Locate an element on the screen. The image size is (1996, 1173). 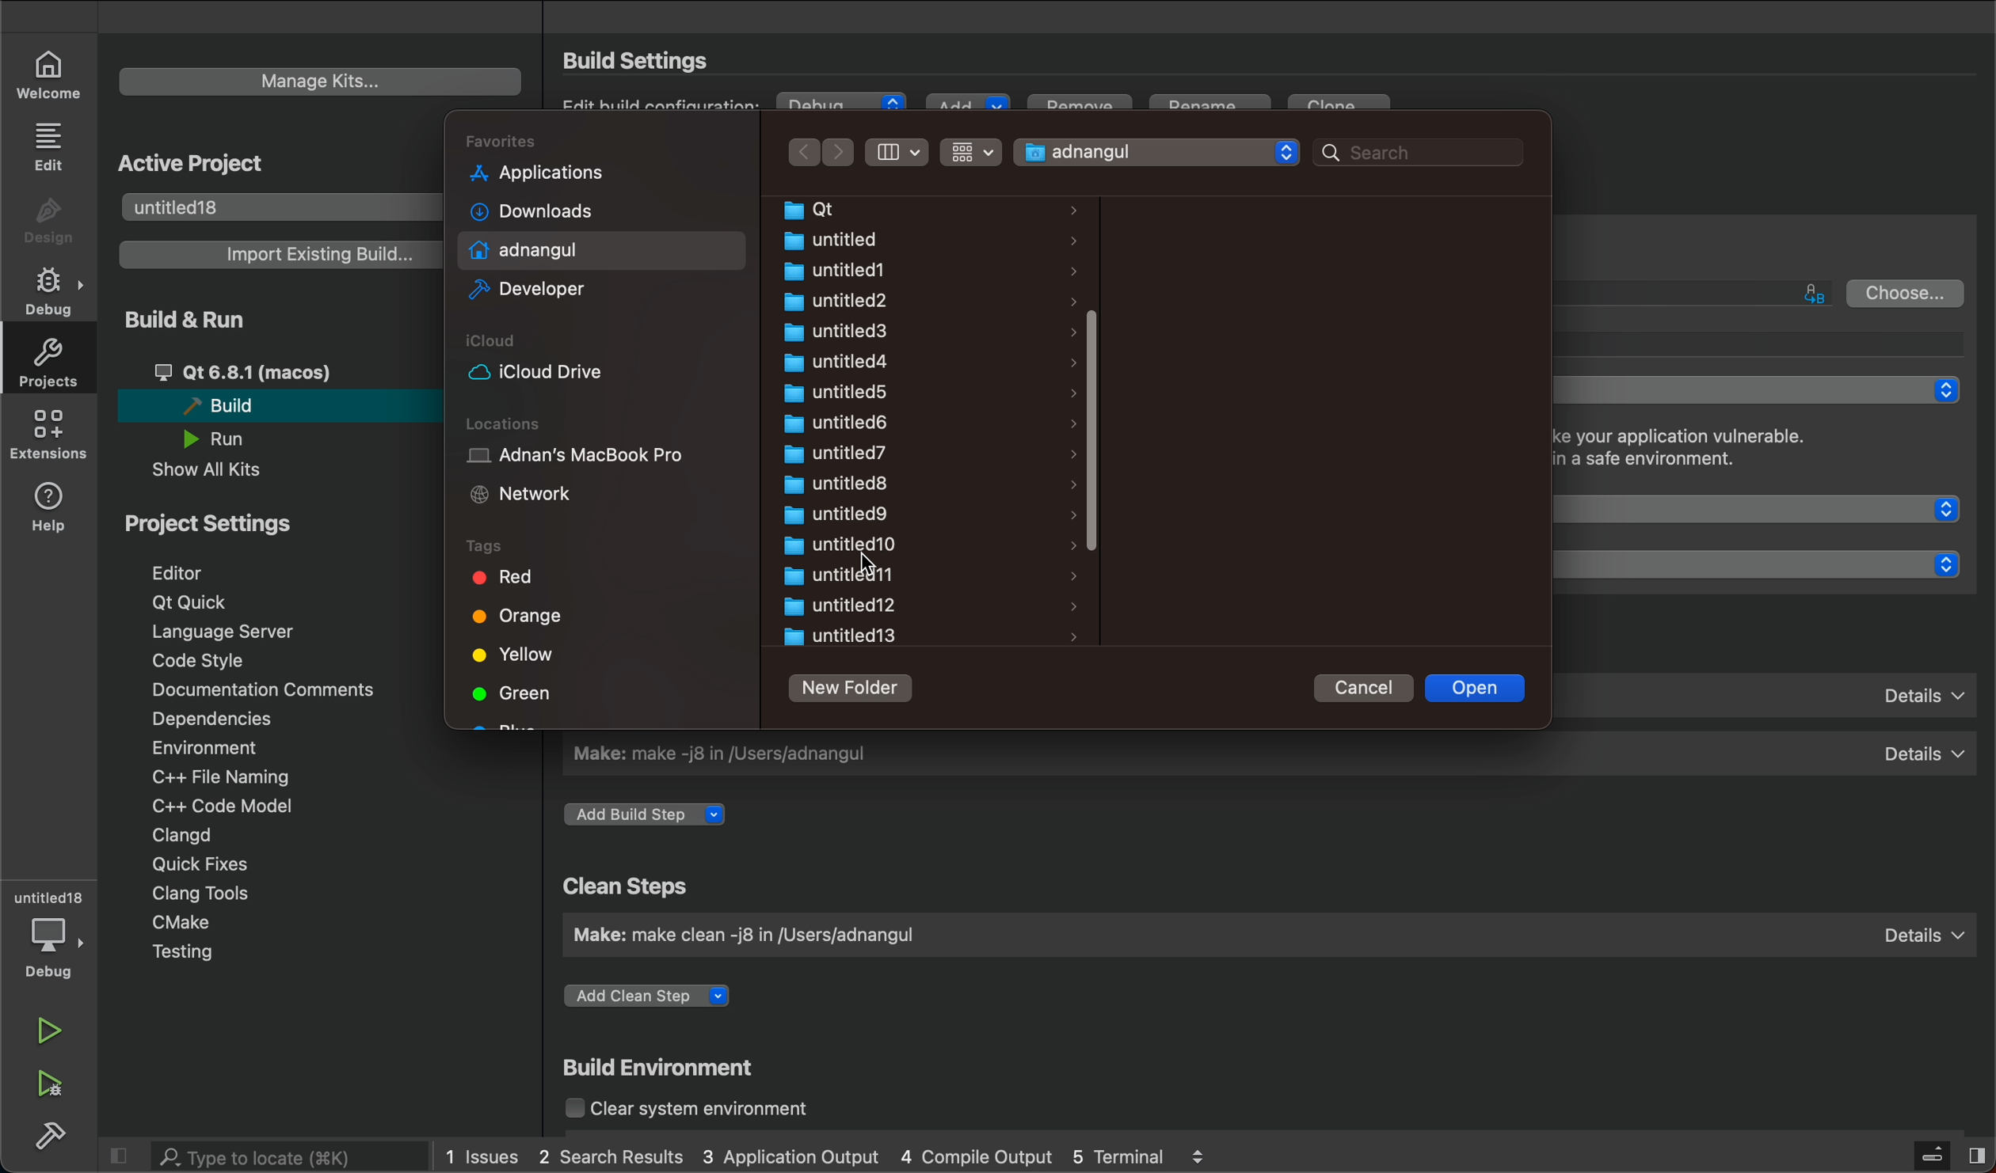
3 Application Output is located at coordinates (792, 1156).